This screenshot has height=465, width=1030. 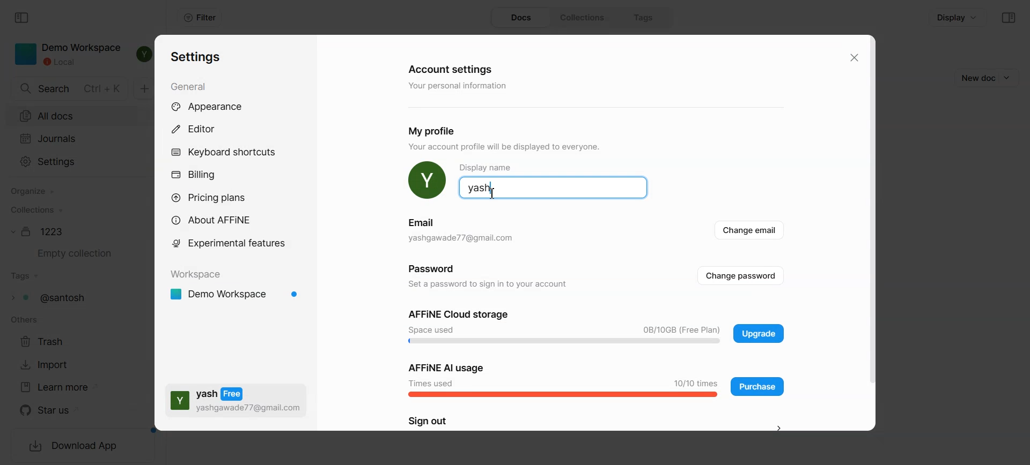 I want to click on Filter, so click(x=200, y=18).